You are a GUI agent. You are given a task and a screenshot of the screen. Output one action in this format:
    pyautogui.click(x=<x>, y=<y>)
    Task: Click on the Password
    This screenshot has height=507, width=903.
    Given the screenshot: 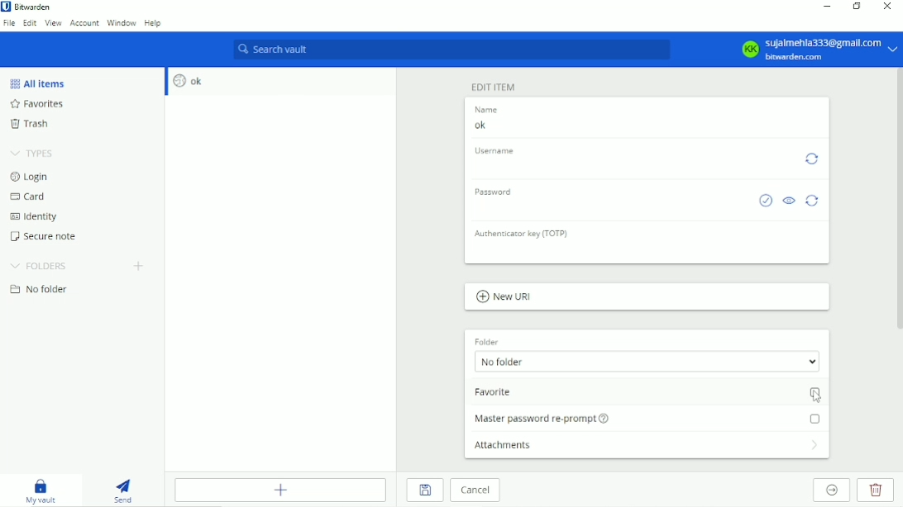 What is the action you would take?
    pyautogui.click(x=497, y=192)
    